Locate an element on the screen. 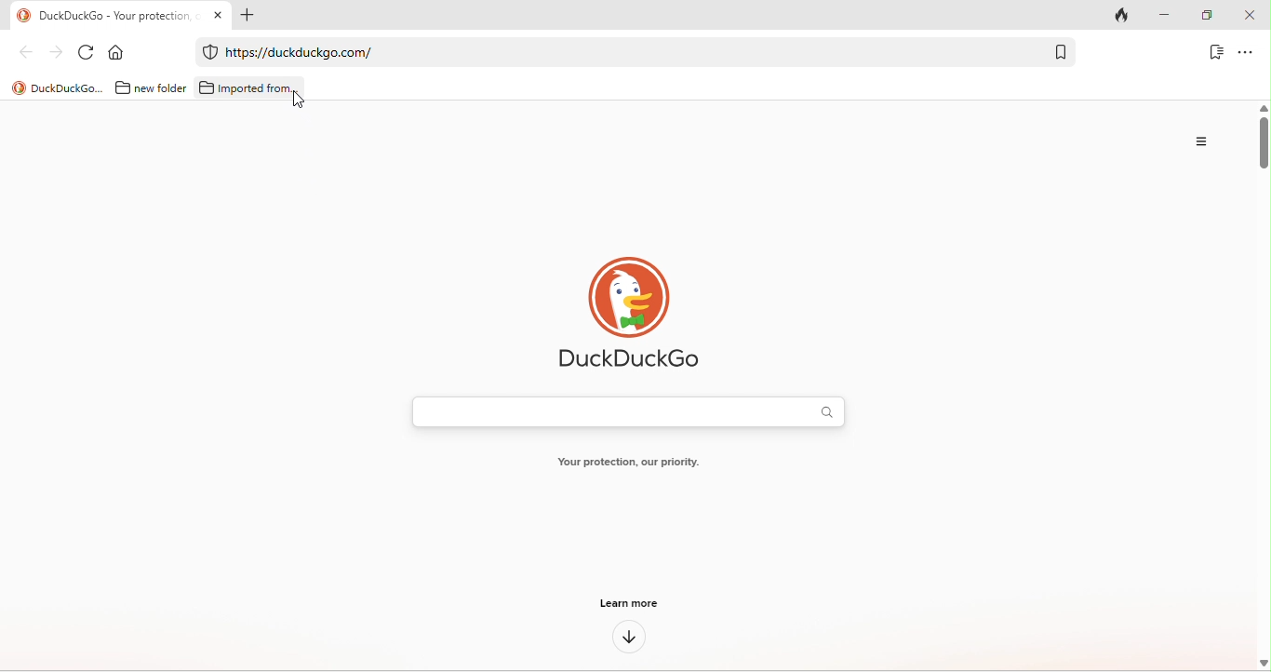 The width and height of the screenshot is (1271, 672). search bar is located at coordinates (623, 411).